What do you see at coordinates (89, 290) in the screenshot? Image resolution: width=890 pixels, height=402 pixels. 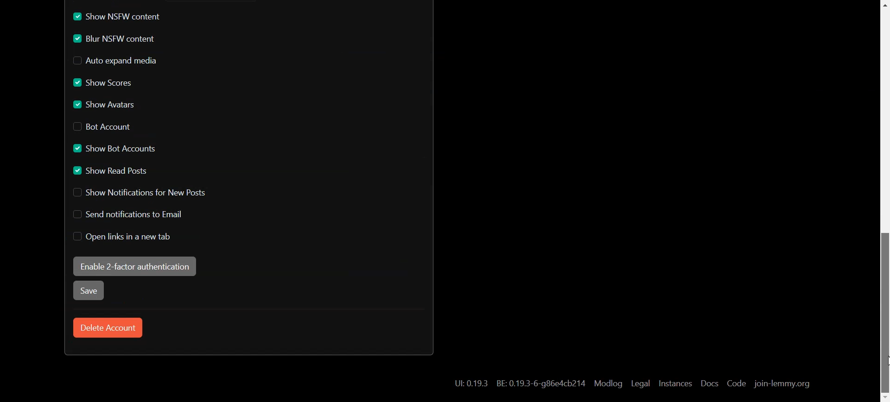 I see `Save` at bounding box center [89, 290].